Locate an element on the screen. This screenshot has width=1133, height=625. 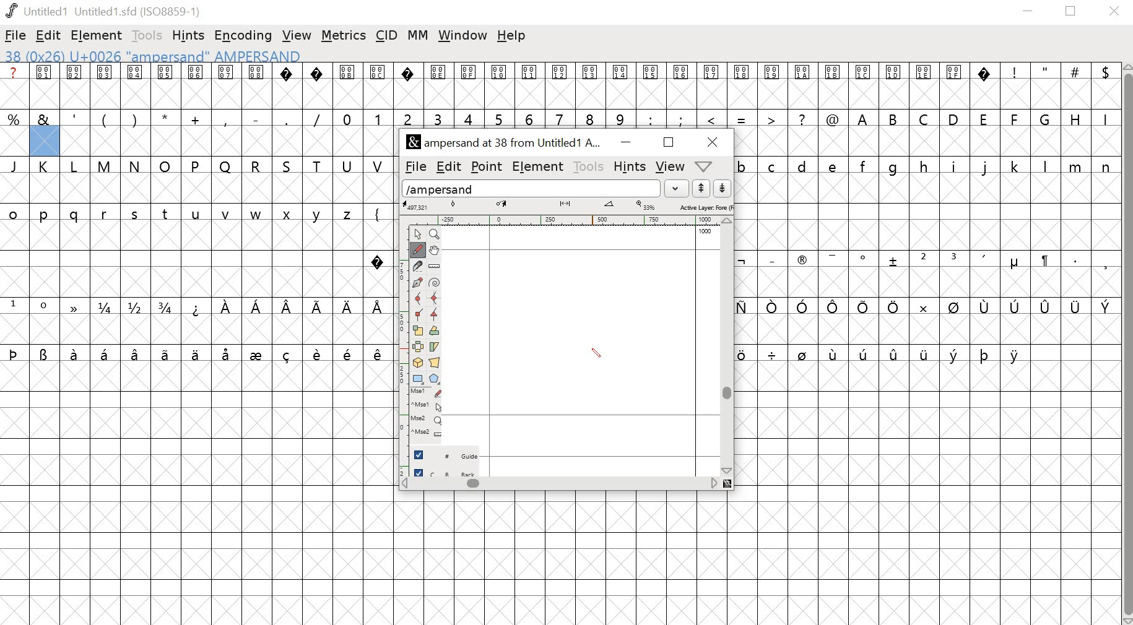
0012 is located at coordinates (563, 85).